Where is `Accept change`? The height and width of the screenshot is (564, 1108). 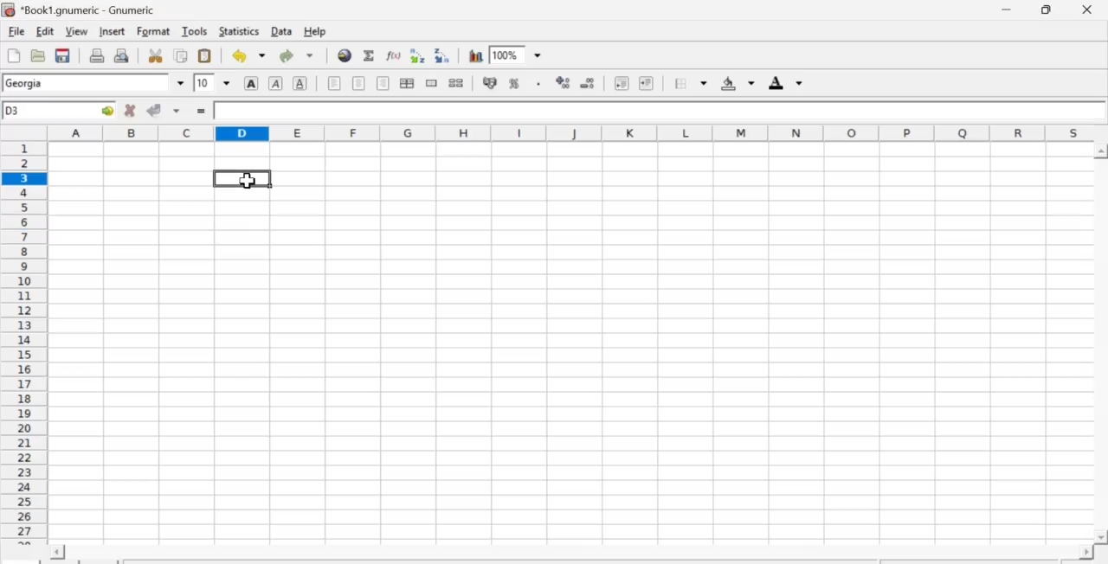 Accept change is located at coordinates (153, 110).